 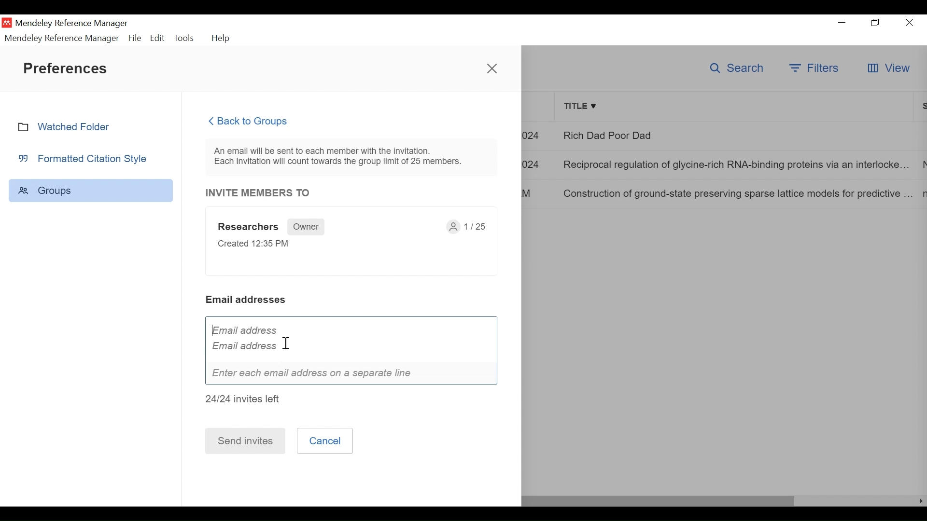 What do you see at coordinates (738, 164) in the screenshot?
I see `Reciprocal regulation of glycine-rich RNA-binding proteins via an interlocked..` at bounding box center [738, 164].